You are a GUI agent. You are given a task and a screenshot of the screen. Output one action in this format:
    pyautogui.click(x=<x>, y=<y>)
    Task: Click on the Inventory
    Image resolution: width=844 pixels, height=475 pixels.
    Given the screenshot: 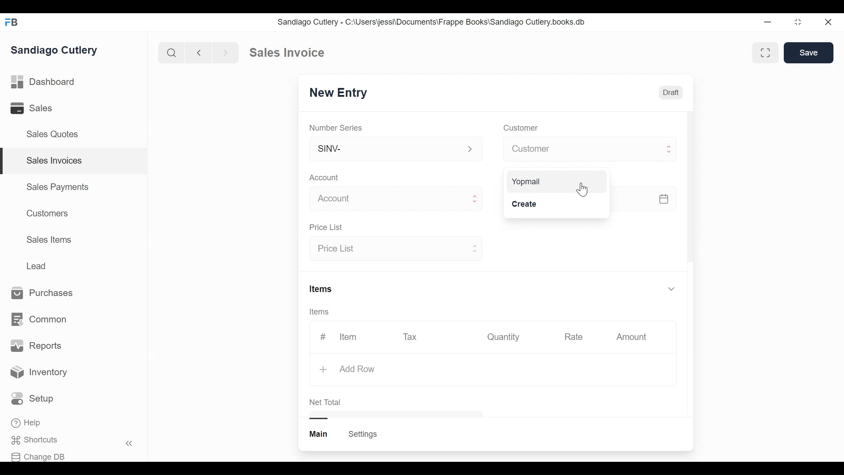 What is the action you would take?
    pyautogui.click(x=39, y=373)
    